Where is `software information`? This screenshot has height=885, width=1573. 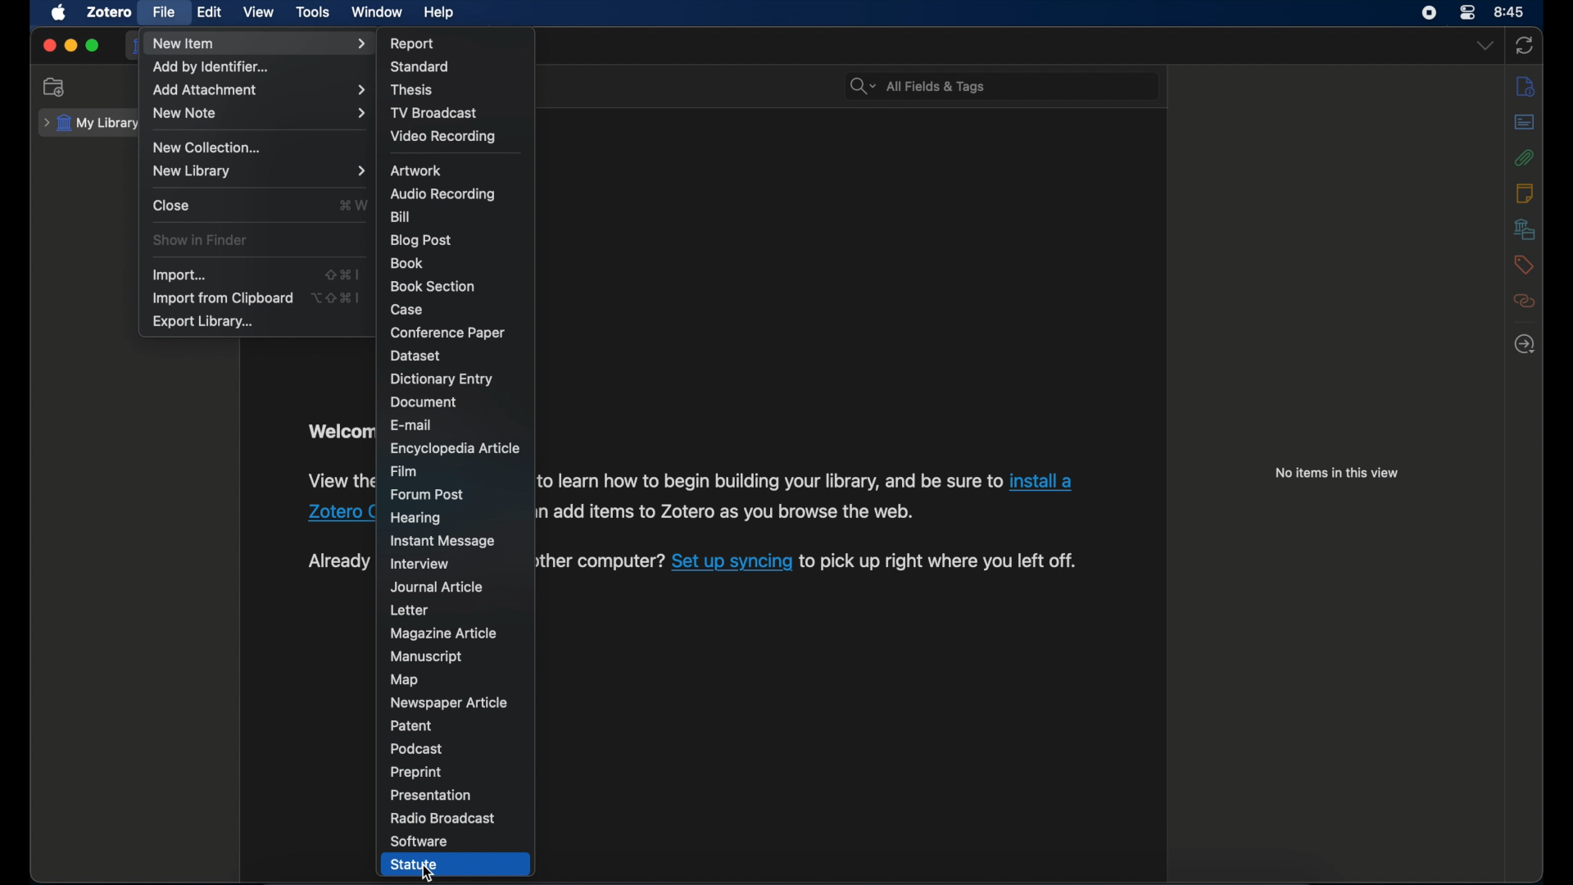
software information is located at coordinates (771, 480).